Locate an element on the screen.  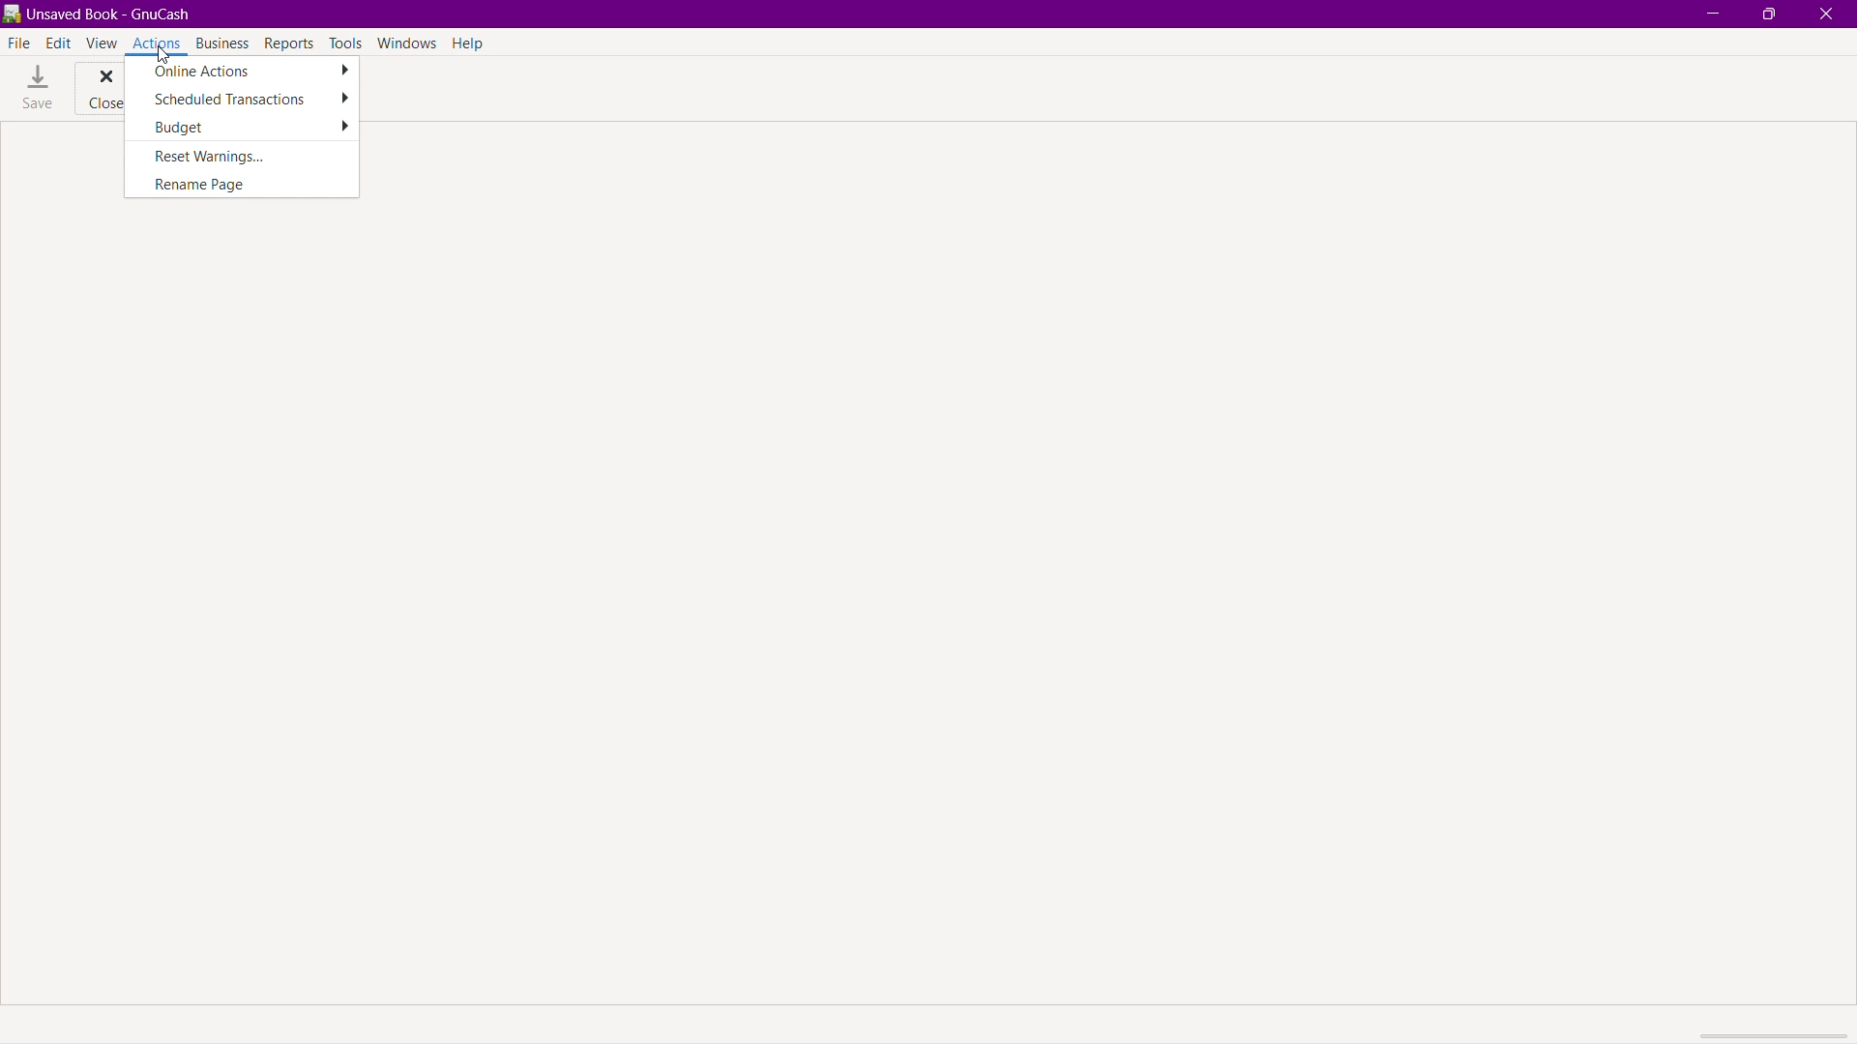
File is located at coordinates (19, 43).